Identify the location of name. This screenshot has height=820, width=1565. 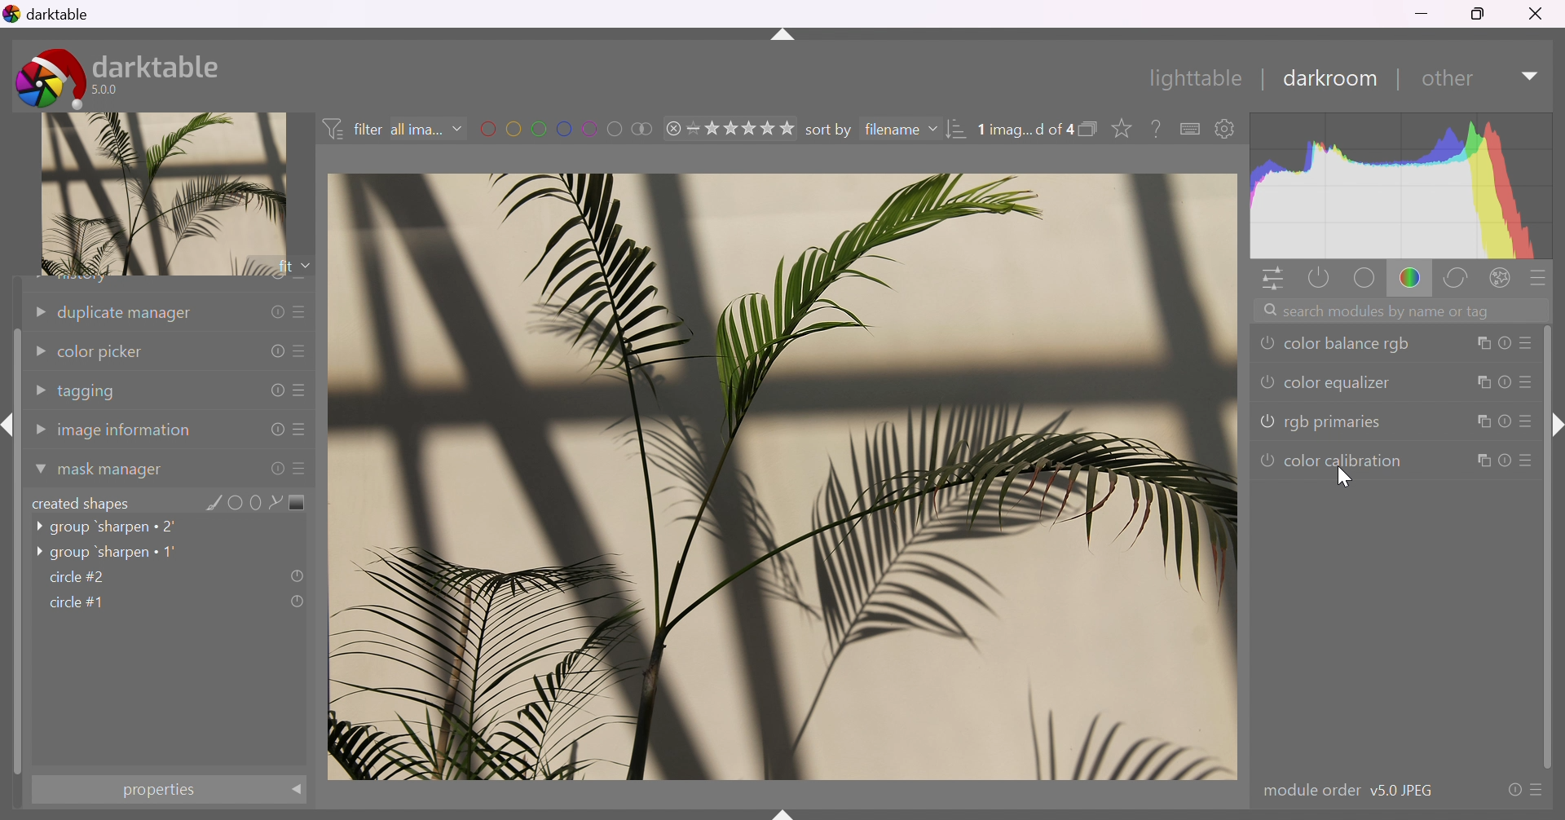
(786, 812).